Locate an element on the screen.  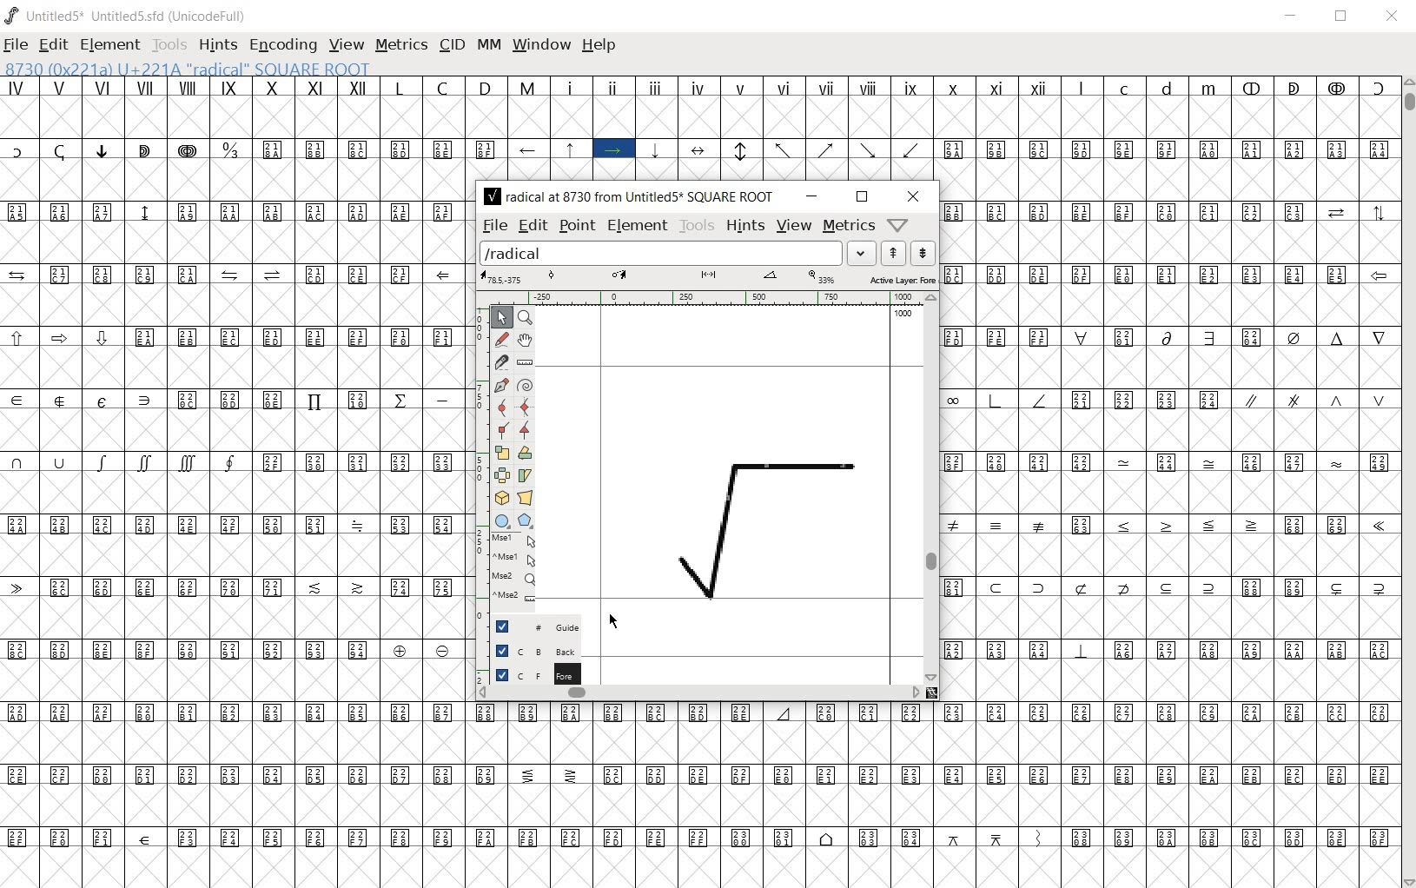
change whether spiro is active or not is located at coordinates (526, 385).